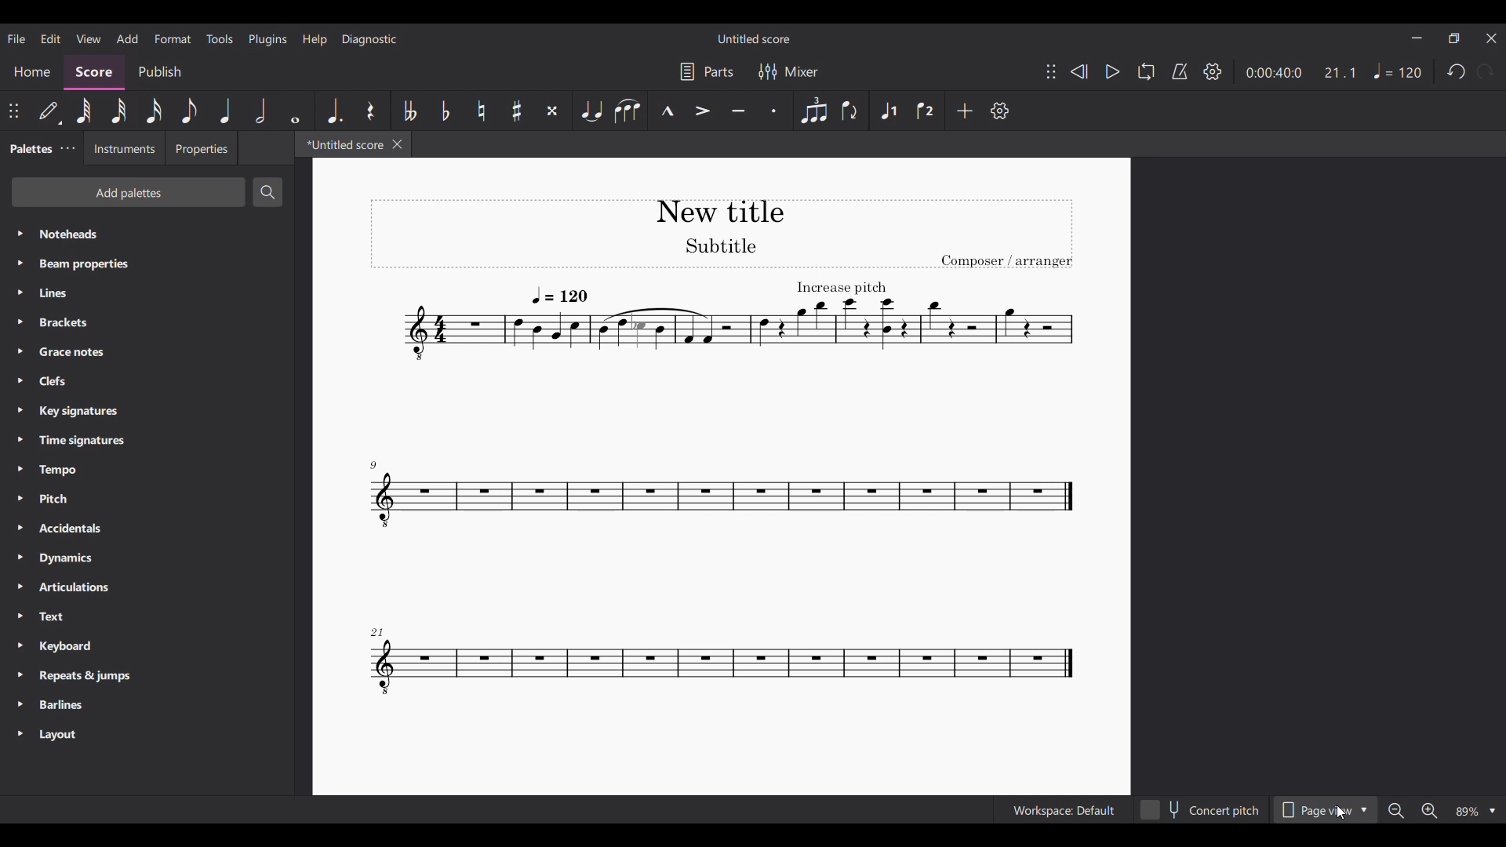 The image size is (1506, 847). Describe the element at coordinates (1457, 71) in the screenshot. I see `Undo` at that location.